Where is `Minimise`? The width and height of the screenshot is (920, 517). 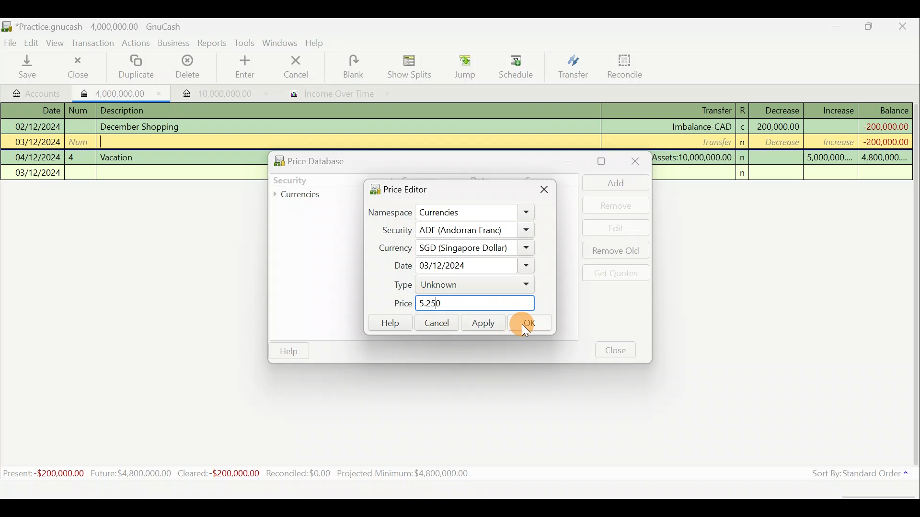 Minimise is located at coordinates (574, 161).